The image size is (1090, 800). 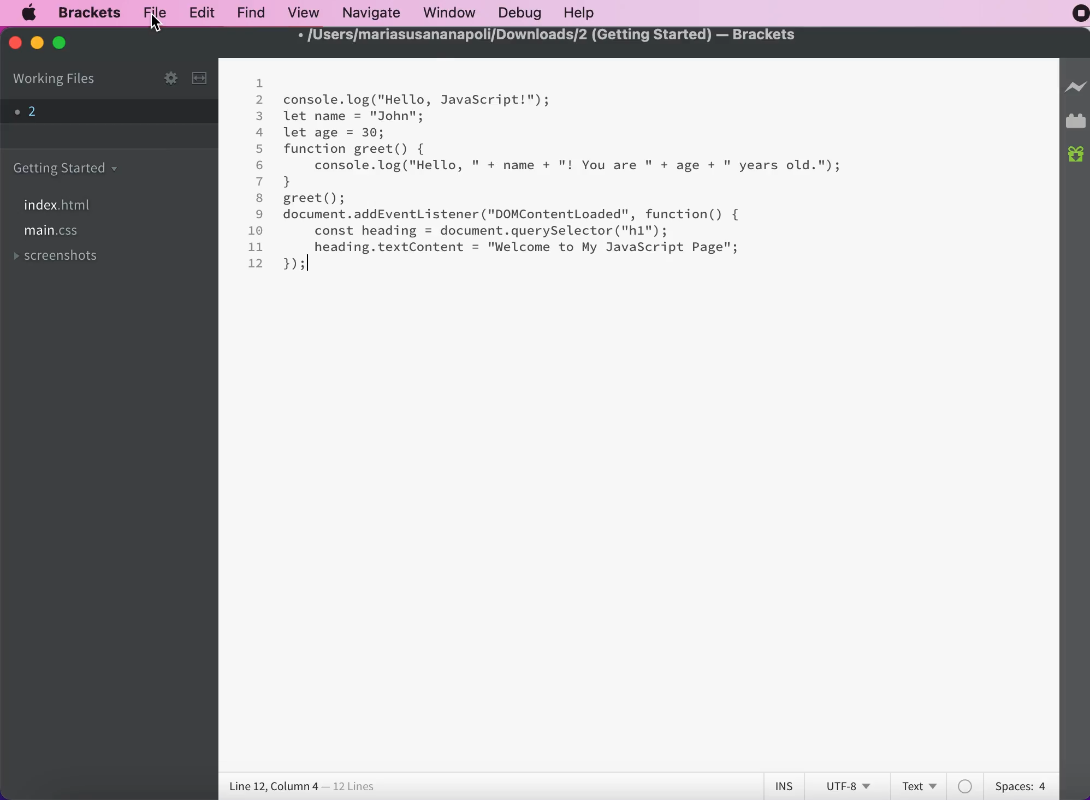 What do you see at coordinates (14, 45) in the screenshot?
I see `close` at bounding box center [14, 45].